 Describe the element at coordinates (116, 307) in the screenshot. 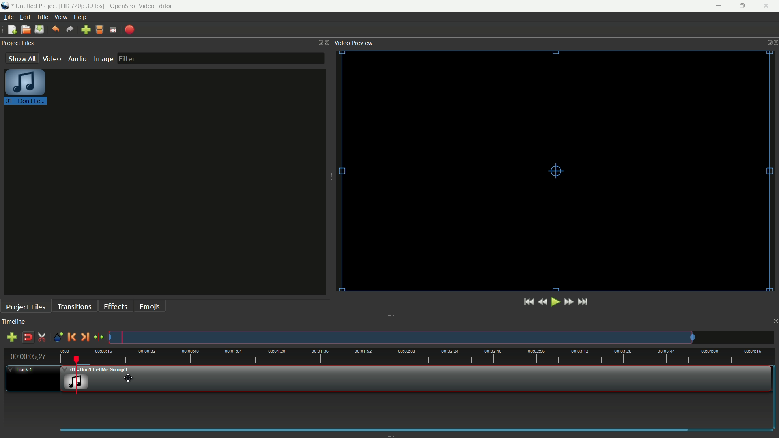

I see `effects` at that location.